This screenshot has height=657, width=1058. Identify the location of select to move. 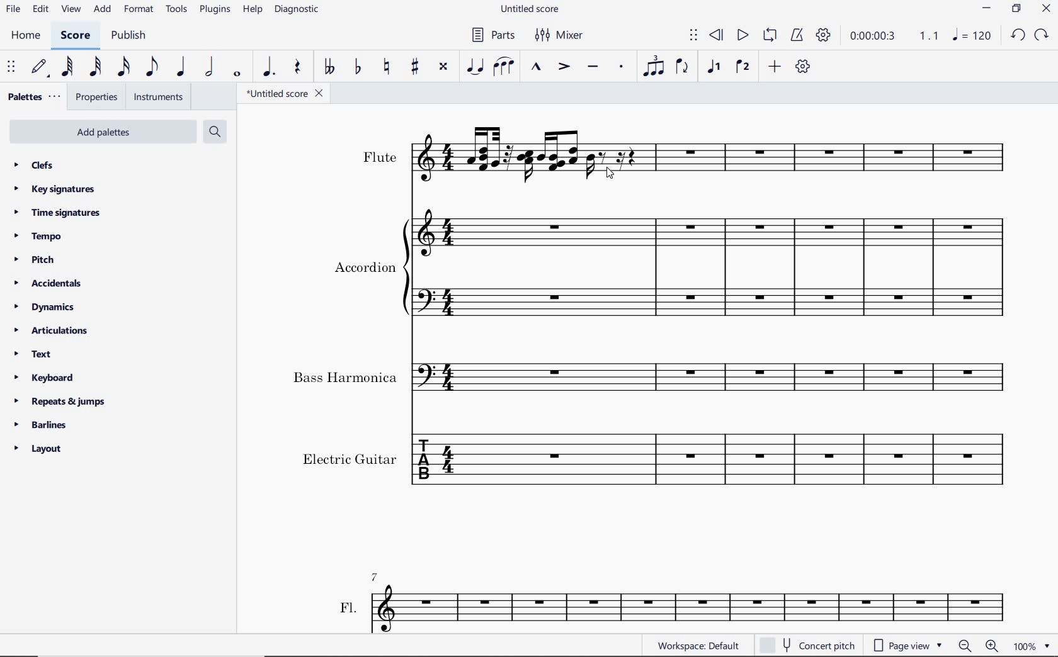
(11, 67).